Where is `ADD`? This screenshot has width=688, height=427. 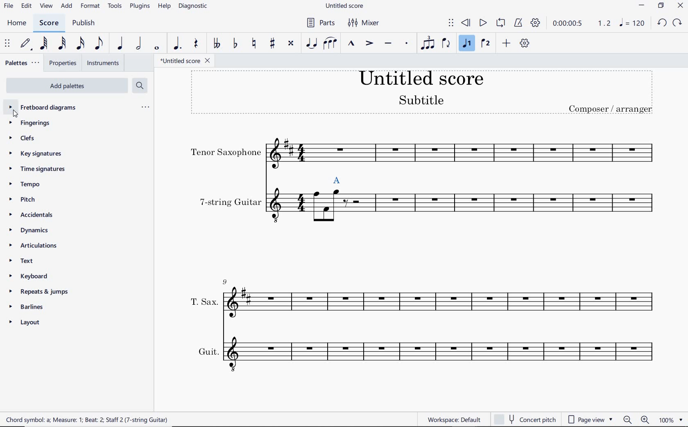 ADD is located at coordinates (506, 43).